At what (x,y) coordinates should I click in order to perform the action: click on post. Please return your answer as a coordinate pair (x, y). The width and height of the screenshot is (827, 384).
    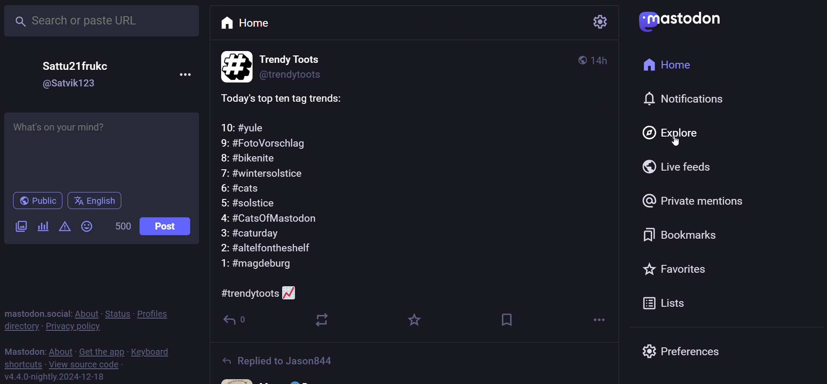
    Looking at the image, I should click on (167, 227).